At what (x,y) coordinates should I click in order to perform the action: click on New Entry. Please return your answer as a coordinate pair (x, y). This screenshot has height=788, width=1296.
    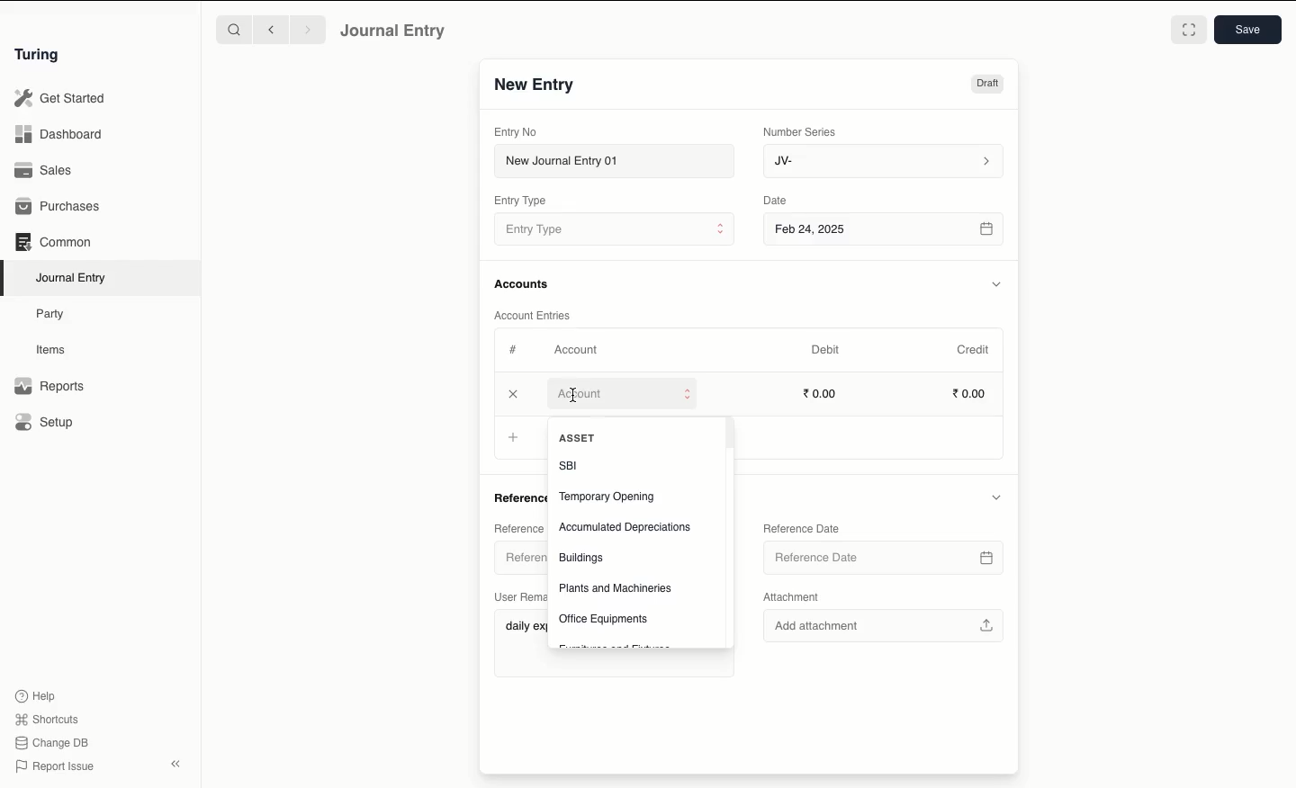
    Looking at the image, I should click on (535, 85).